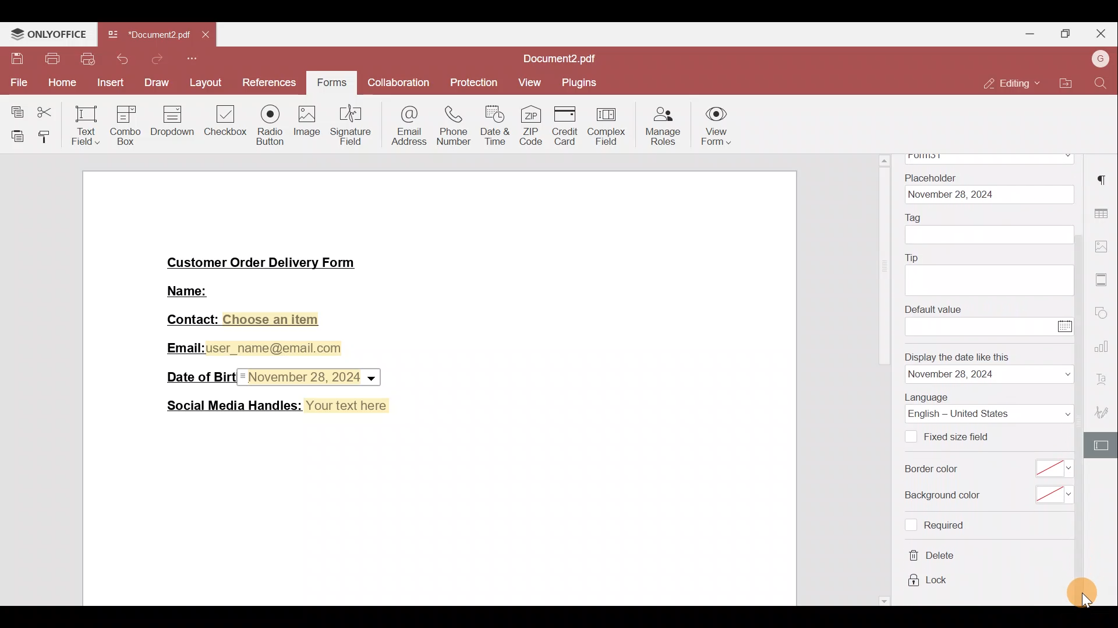 The height and width of the screenshot is (628, 1118). What do you see at coordinates (1099, 58) in the screenshot?
I see `Account name` at bounding box center [1099, 58].